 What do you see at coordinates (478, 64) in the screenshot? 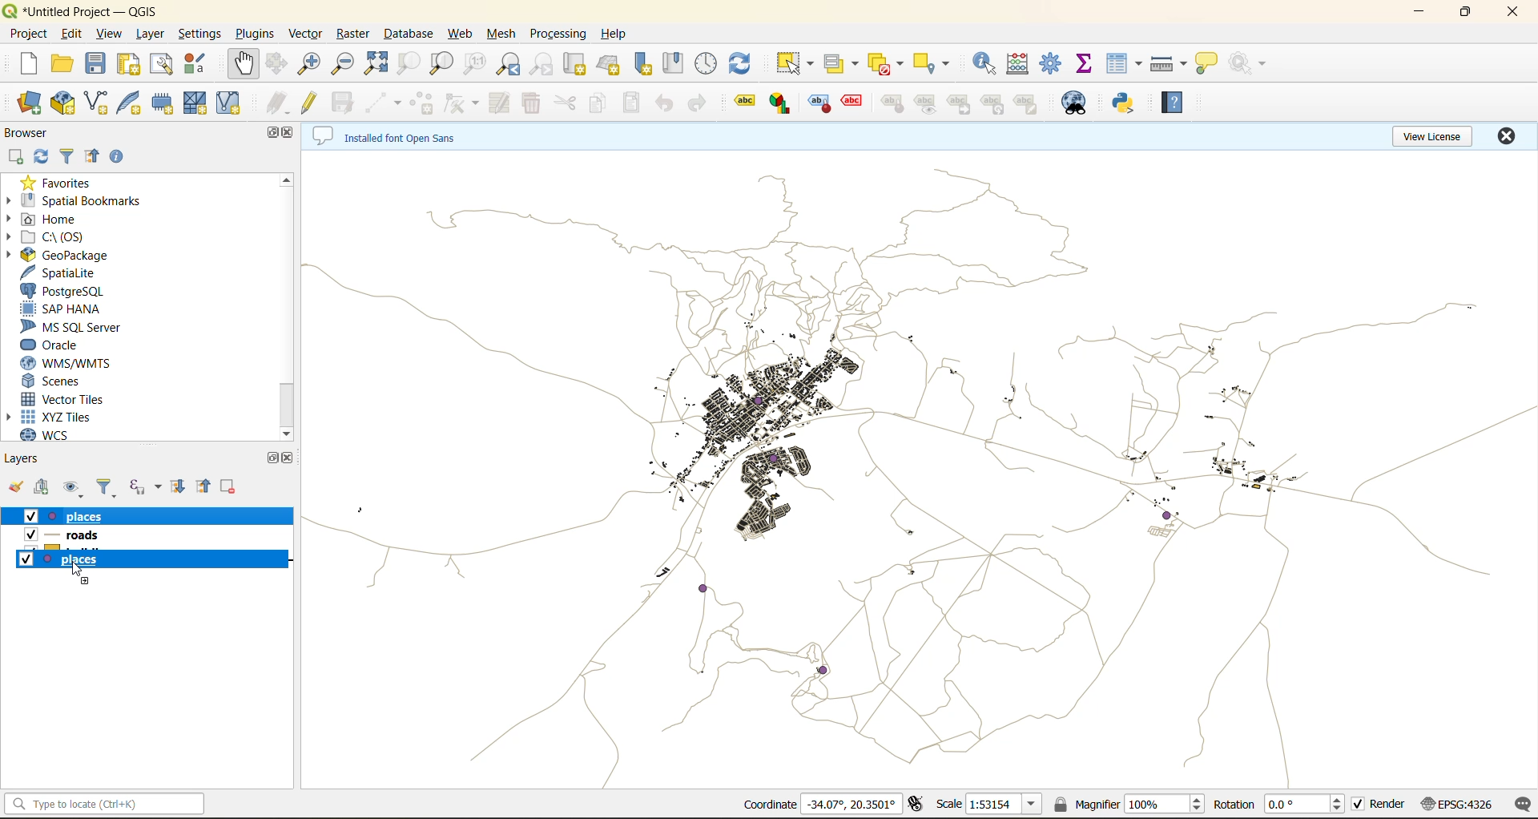
I see `zoom native` at bounding box center [478, 64].